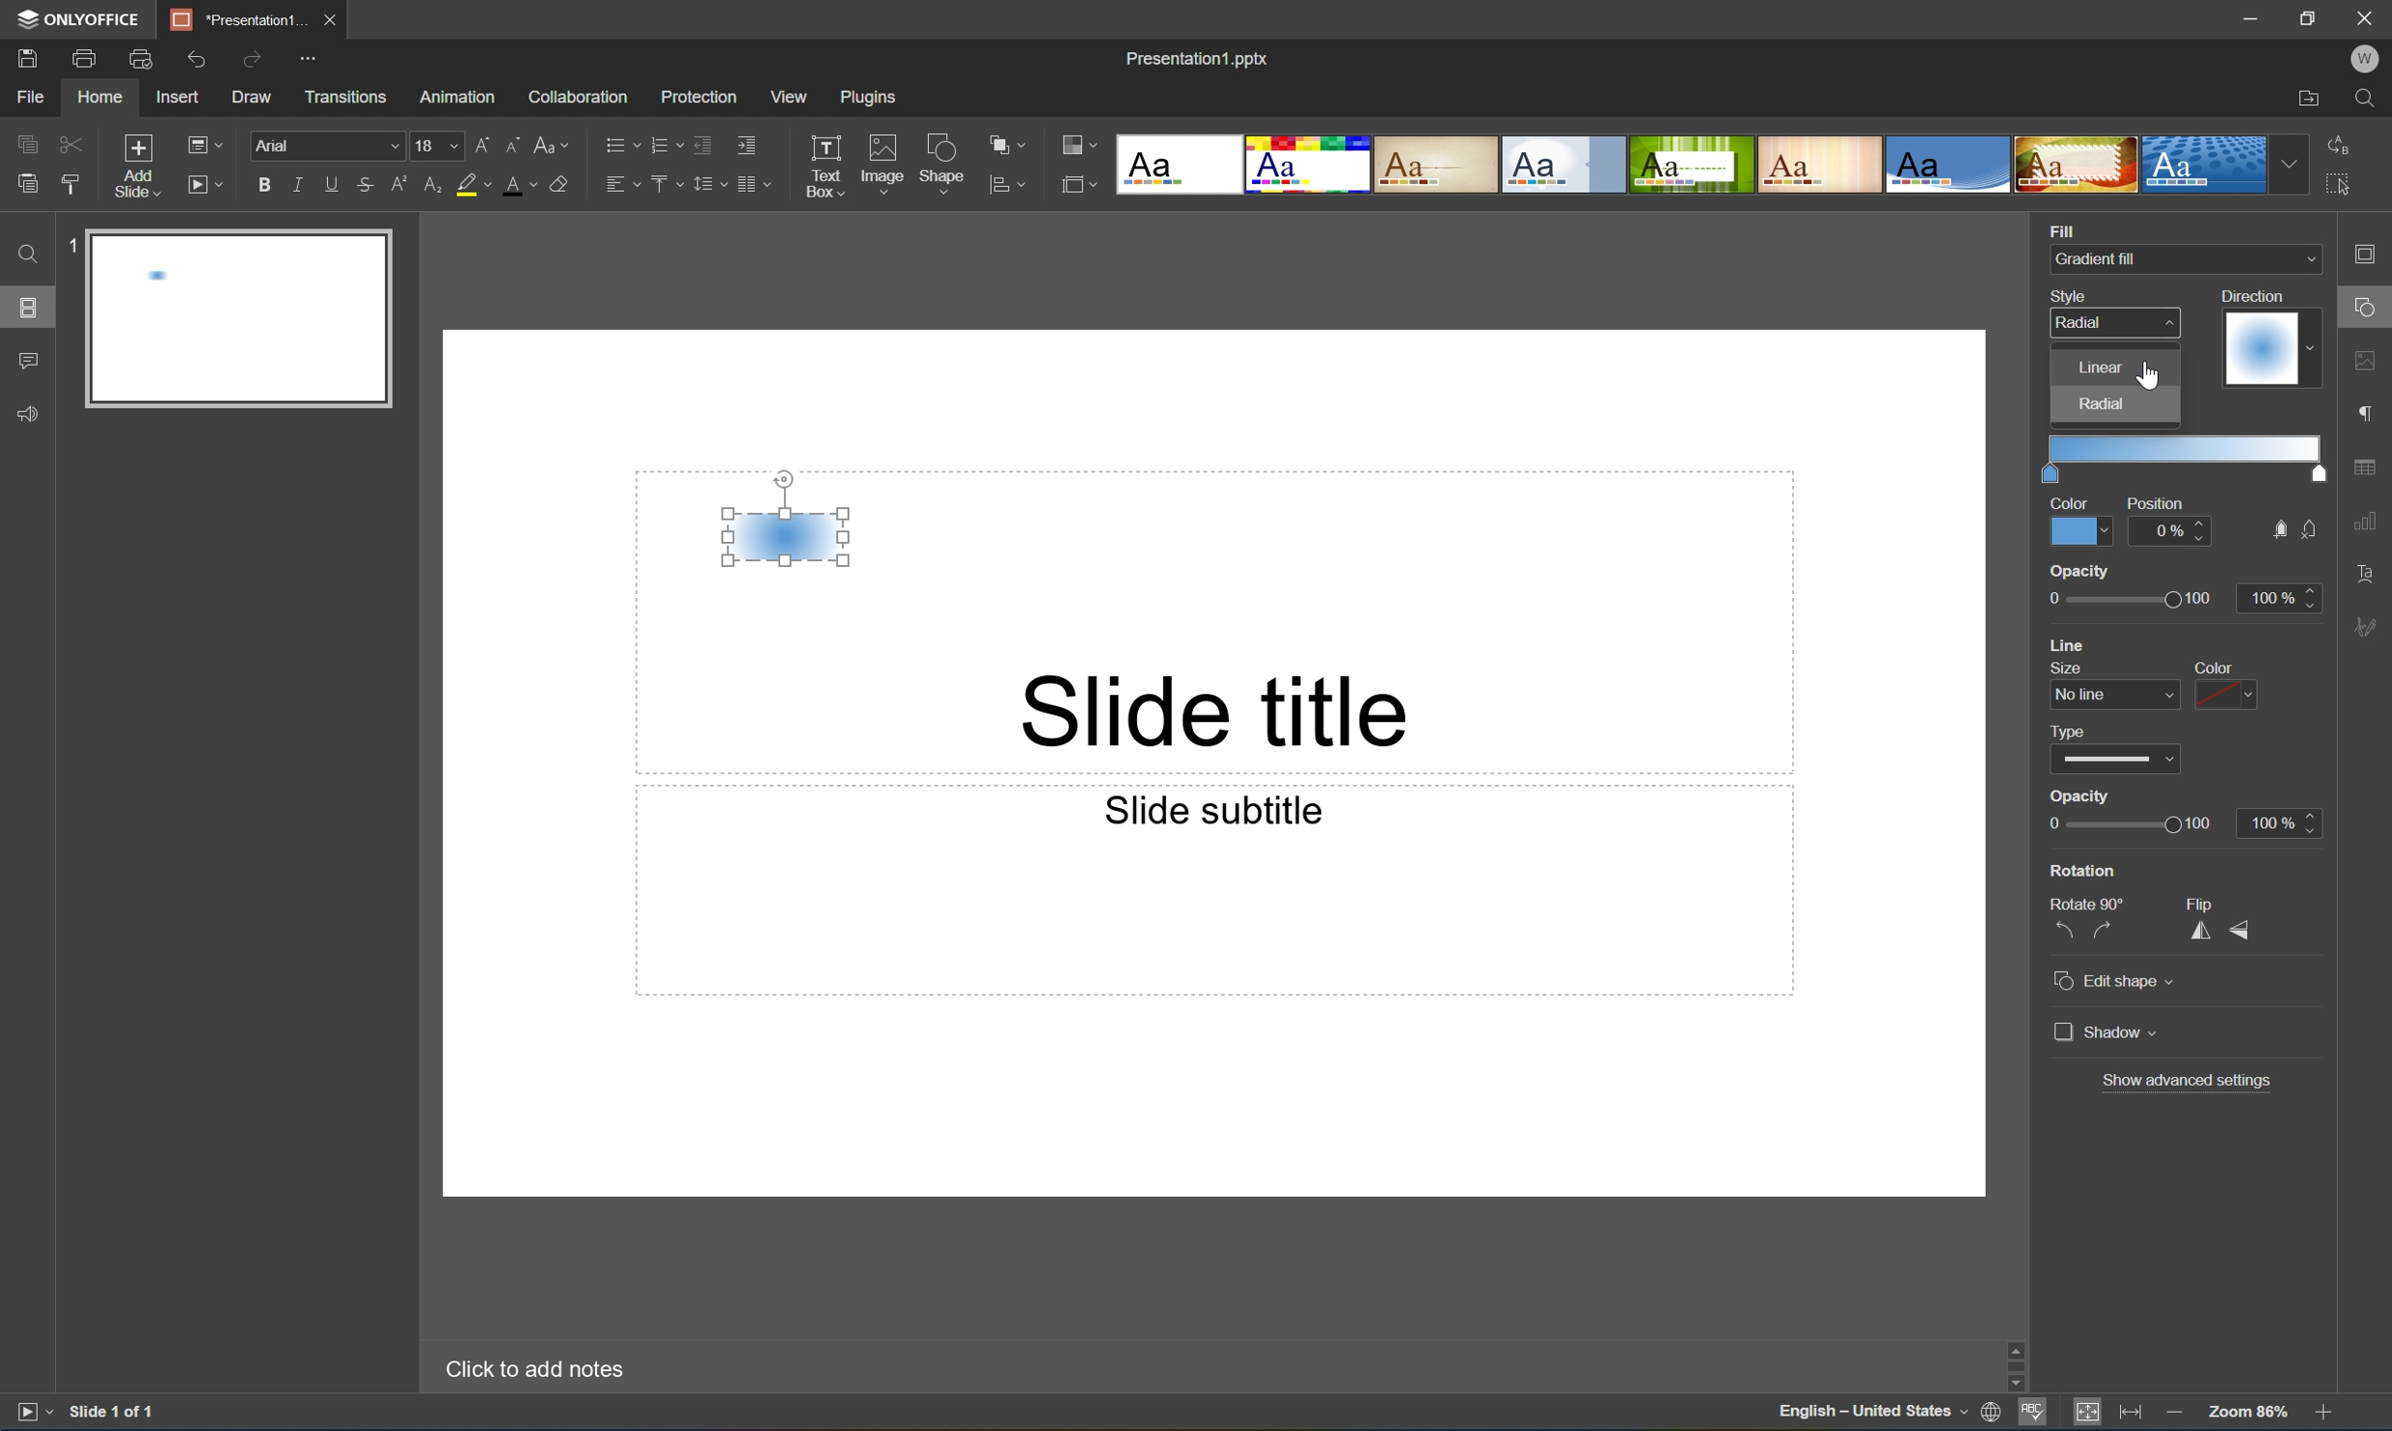 This screenshot has width=2392, height=1431. What do you see at coordinates (24, 57) in the screenshot?
I see `Save` at bounding box center [24, 57].